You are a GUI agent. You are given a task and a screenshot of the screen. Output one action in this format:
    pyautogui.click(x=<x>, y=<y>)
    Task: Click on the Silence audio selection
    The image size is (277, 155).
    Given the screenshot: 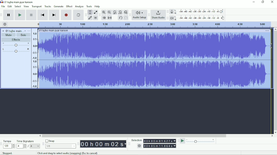 What is the action you would take?
    pyautogui.click(x=110, y=18)
    